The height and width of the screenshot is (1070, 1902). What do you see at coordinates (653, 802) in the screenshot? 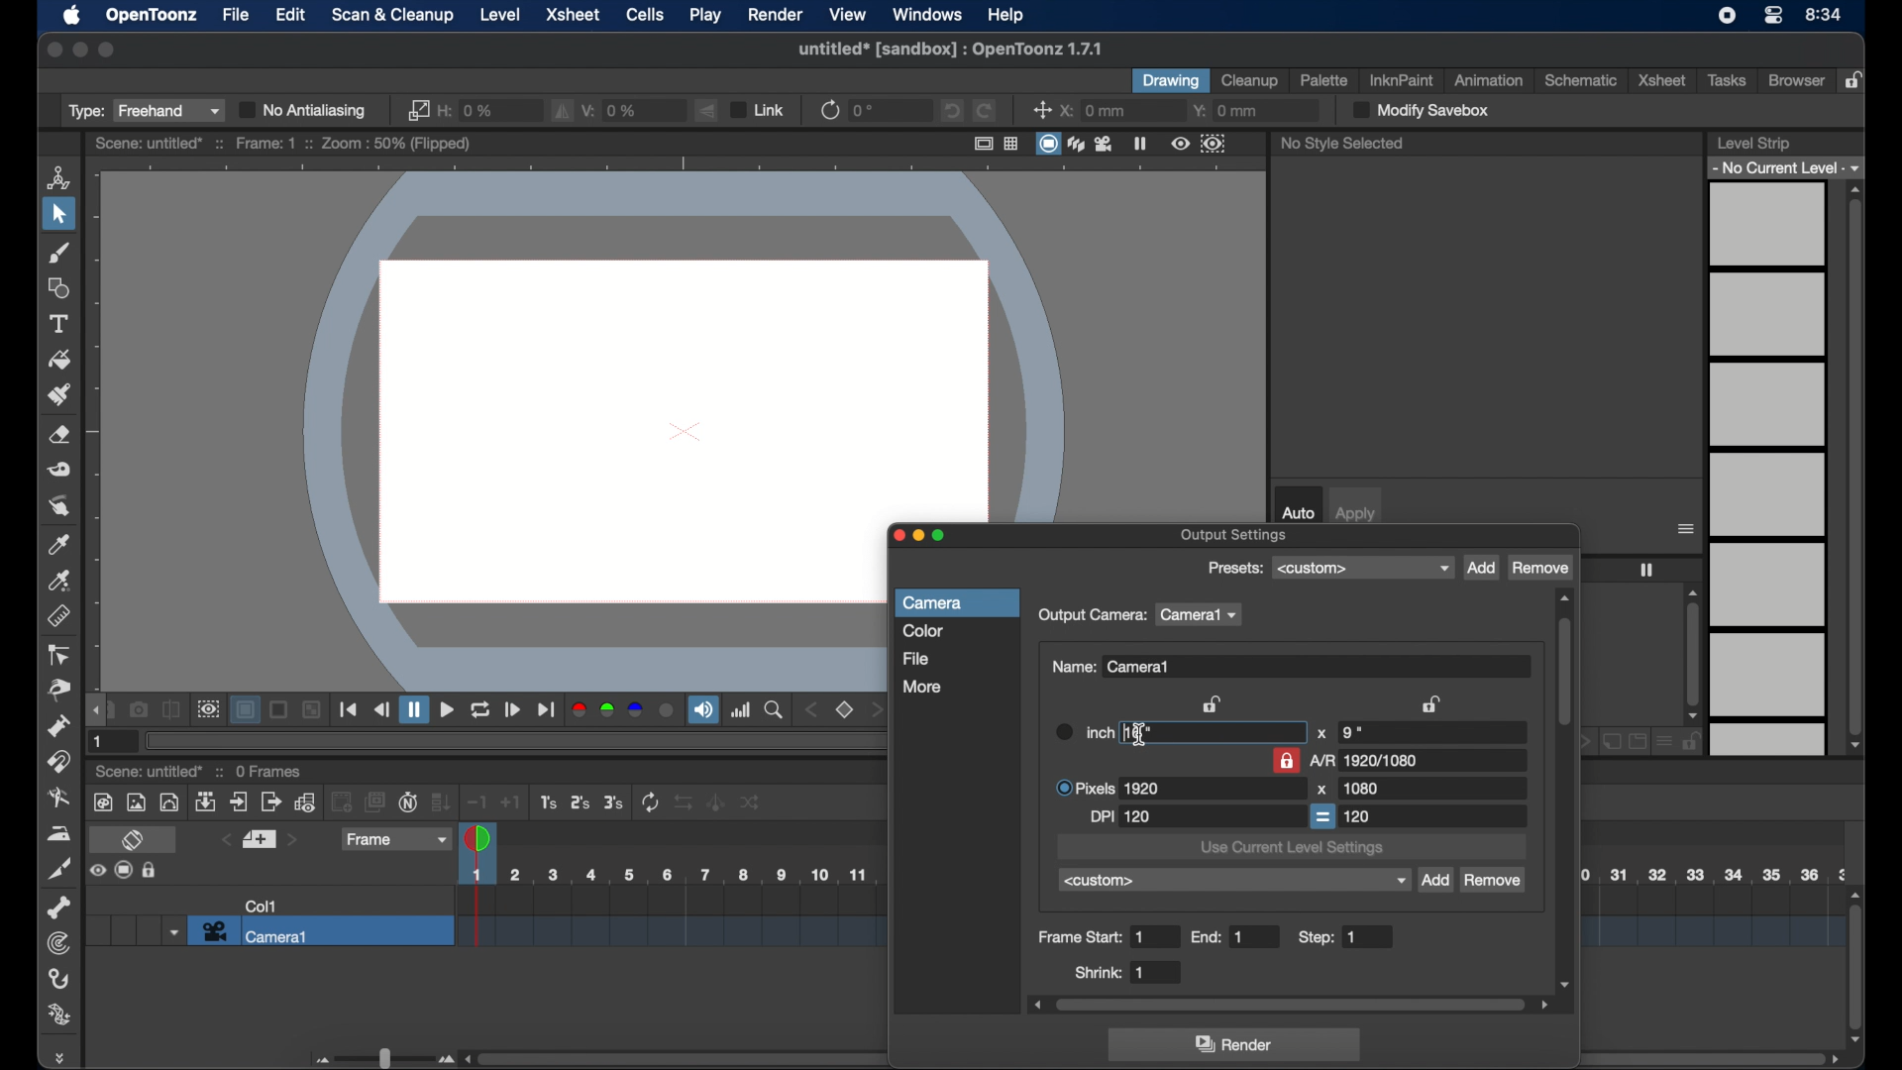
I see `` at bounding box center [653, 802].